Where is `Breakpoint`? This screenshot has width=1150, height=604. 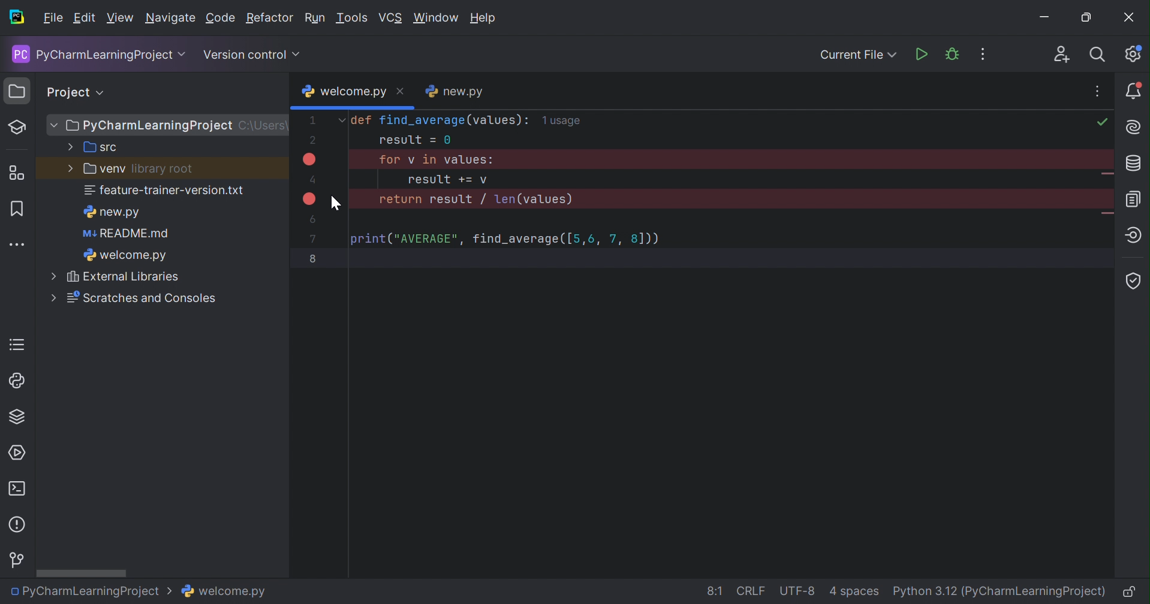
Breakpoint is located at coordinates (310, 158).